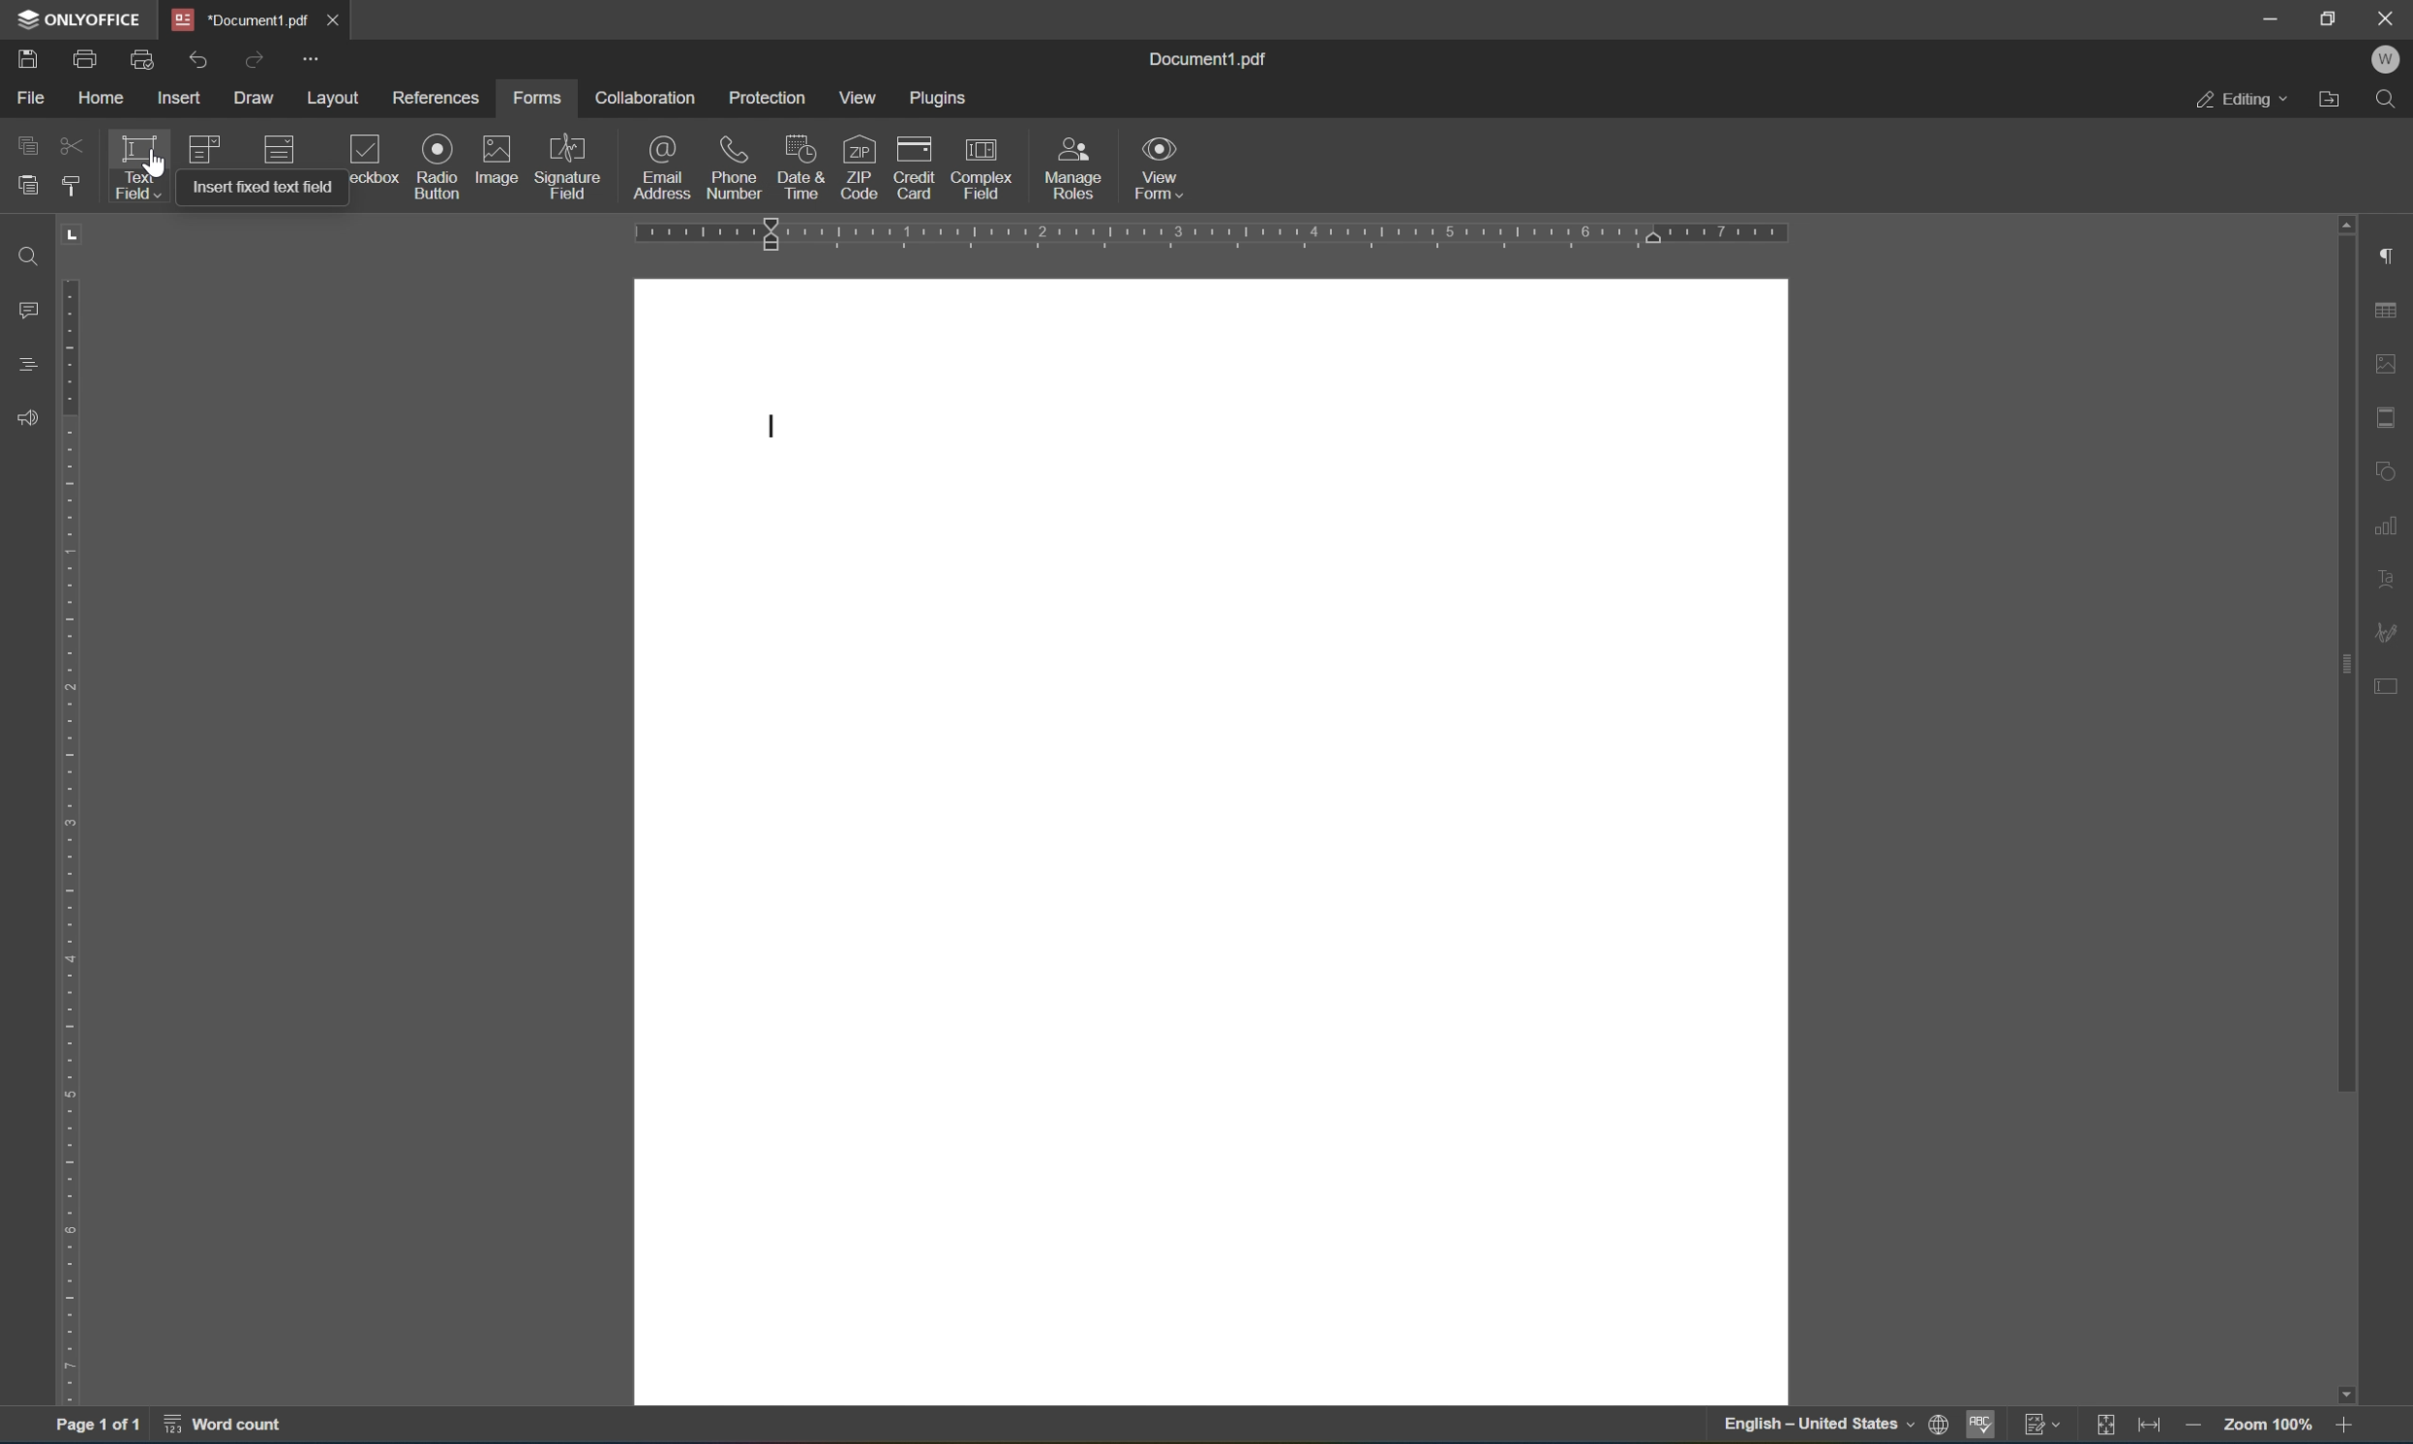 The height and width of the screenshot is (1444, 2413). Describe the element at coordinates (943, 97) in the screenshot. I see `plugins` at that location.